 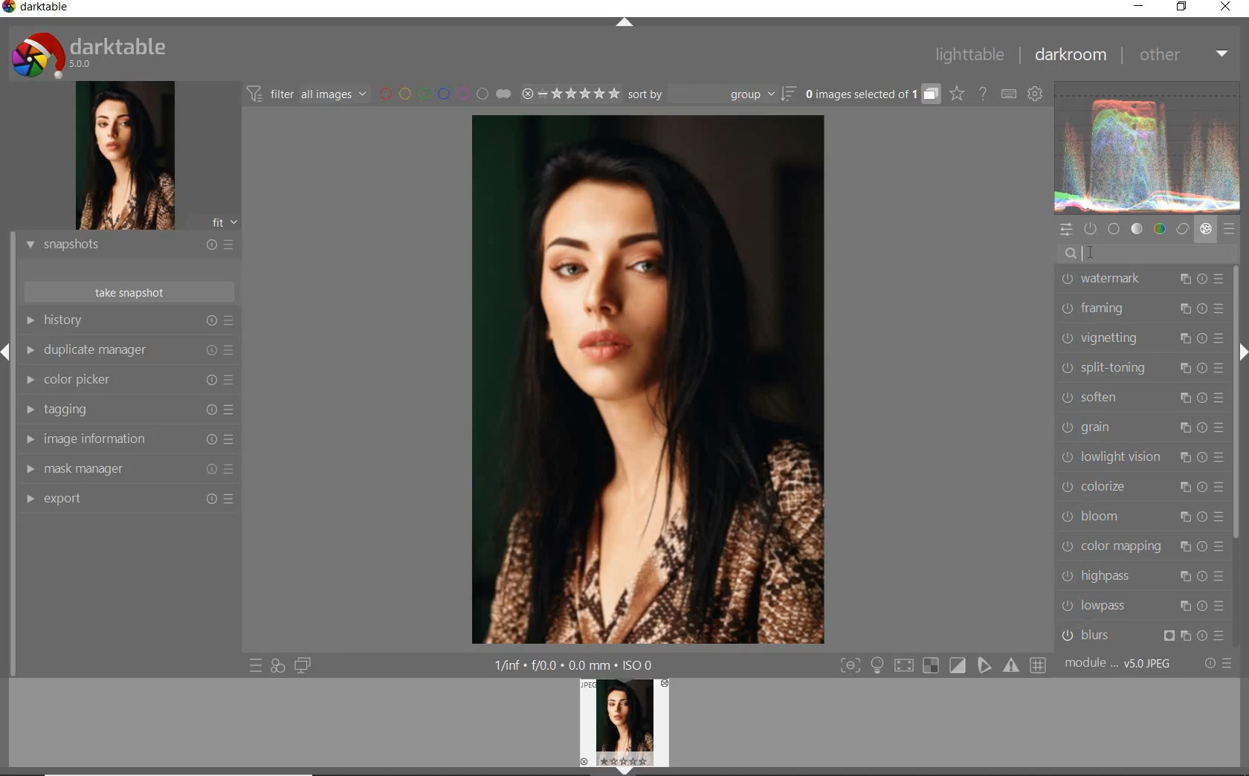 What do you see at coordinates (256, 665) in the screenshot?
I see `quick access to presets` at bounding box center [256, 665].